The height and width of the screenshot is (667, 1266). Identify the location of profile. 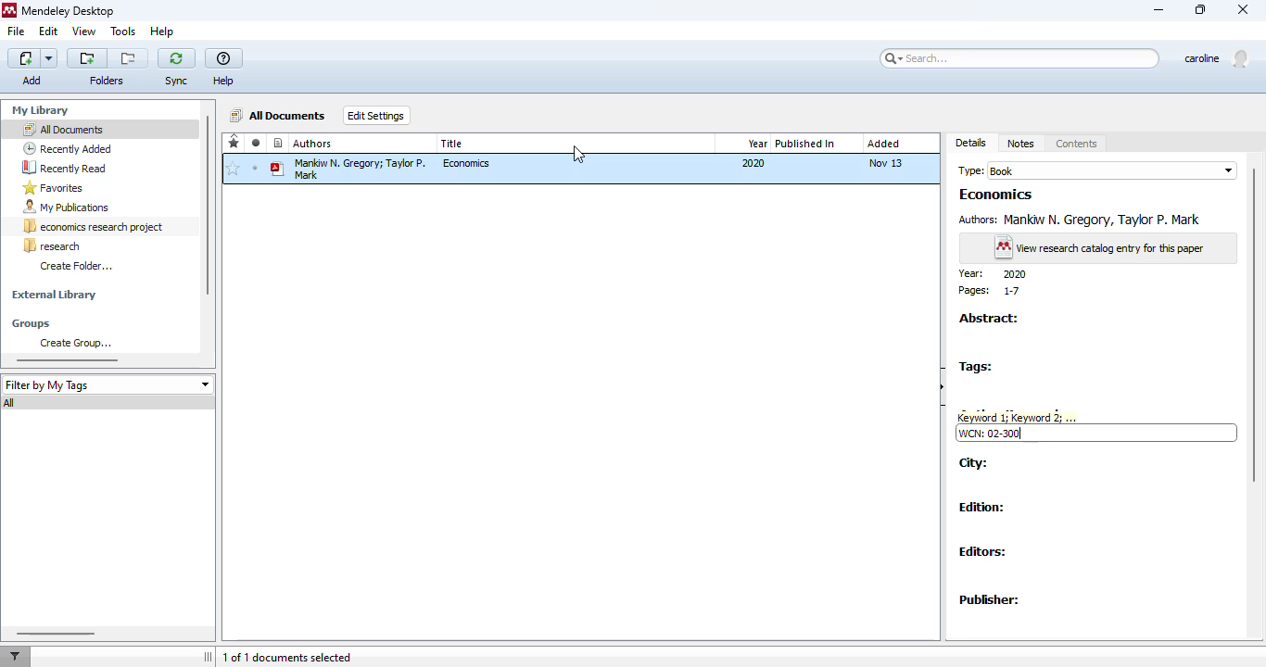
(1220, 57).